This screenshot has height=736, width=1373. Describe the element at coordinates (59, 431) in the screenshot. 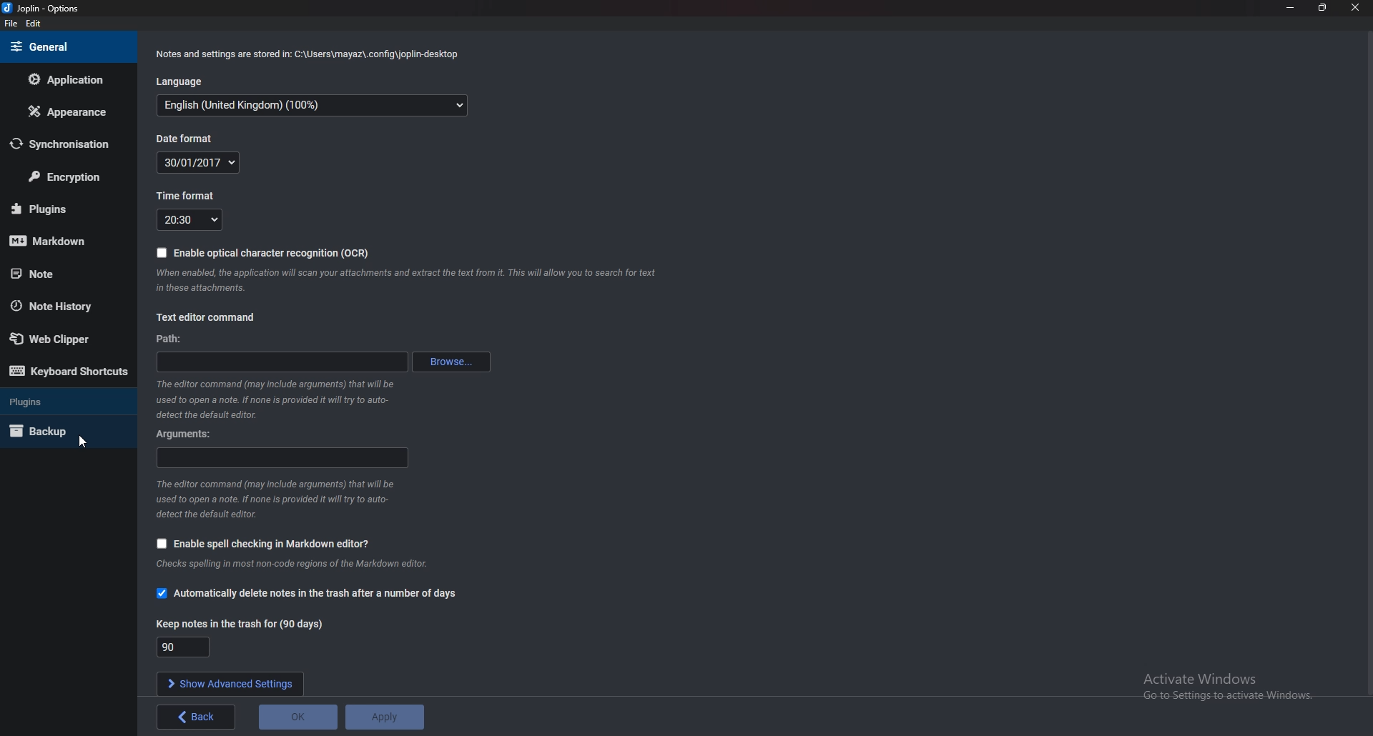

I see `Back up` at that location.